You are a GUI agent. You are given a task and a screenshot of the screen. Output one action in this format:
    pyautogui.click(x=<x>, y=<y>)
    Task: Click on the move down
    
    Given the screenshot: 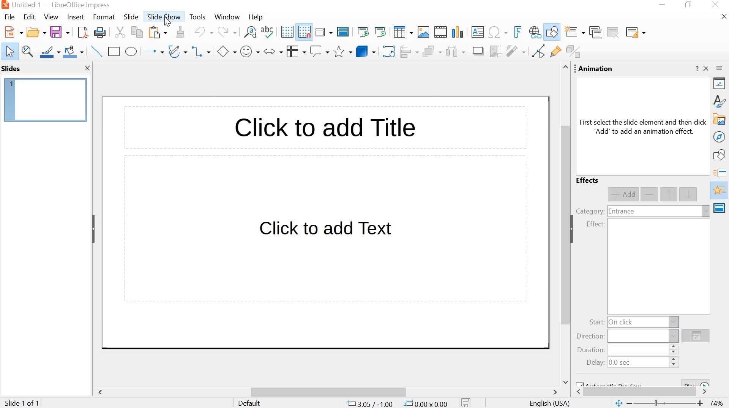 What is the action you would take?
    pyautogui.click(x=689, y=194)
    